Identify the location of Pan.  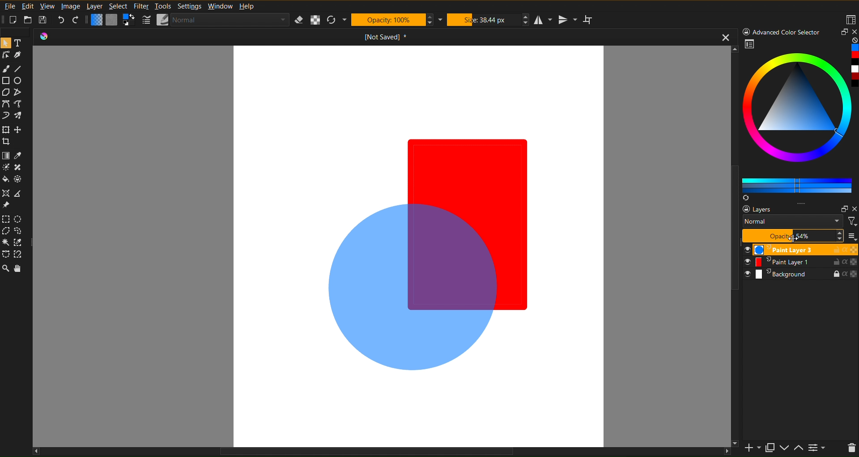
(20, 271).